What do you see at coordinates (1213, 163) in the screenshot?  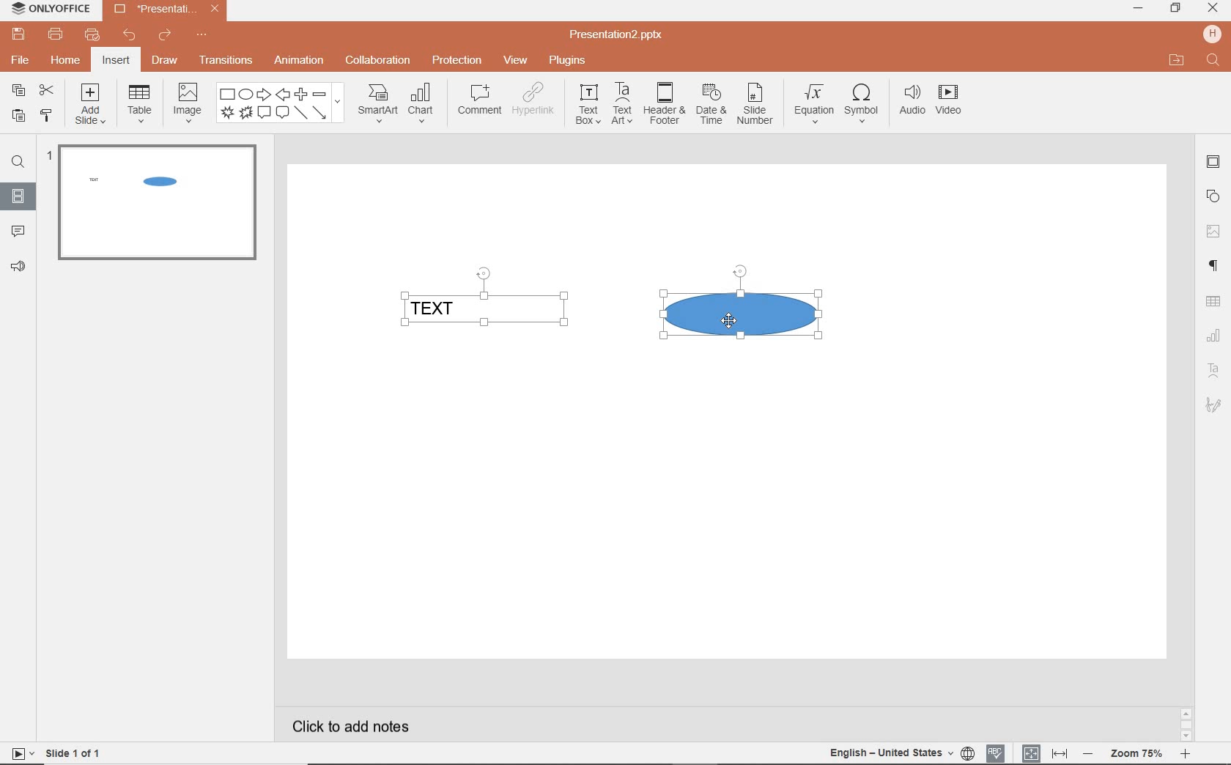 I see `SLIDE SETTINGS` at bounding box center [1213, 163].